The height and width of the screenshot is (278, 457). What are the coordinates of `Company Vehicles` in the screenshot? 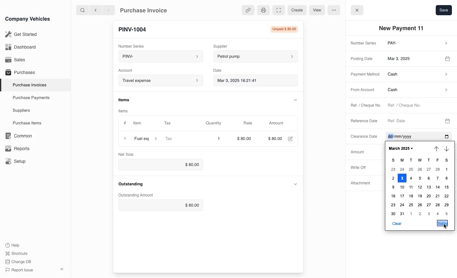 It's located at (28, 19).